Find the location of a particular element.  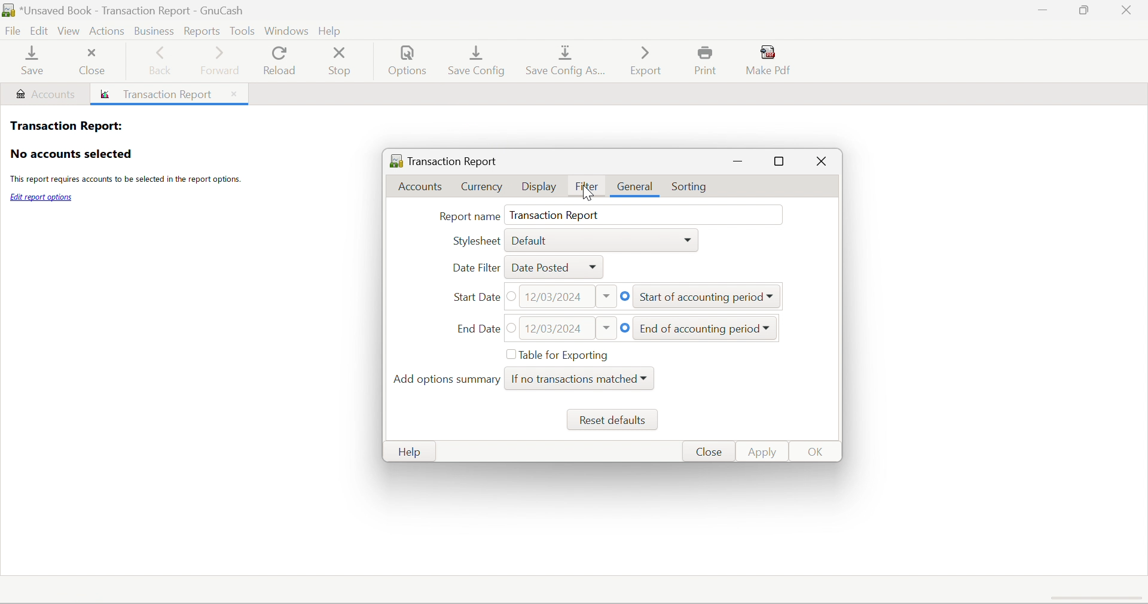

End of accounting period is located at coordinates (698, 330).